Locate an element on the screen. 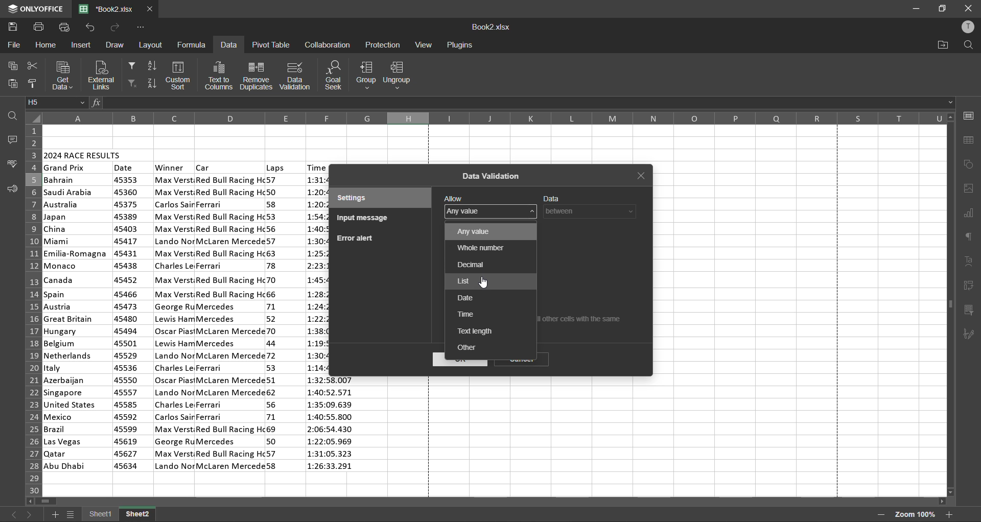  winner is located at coordinates (170, 168).